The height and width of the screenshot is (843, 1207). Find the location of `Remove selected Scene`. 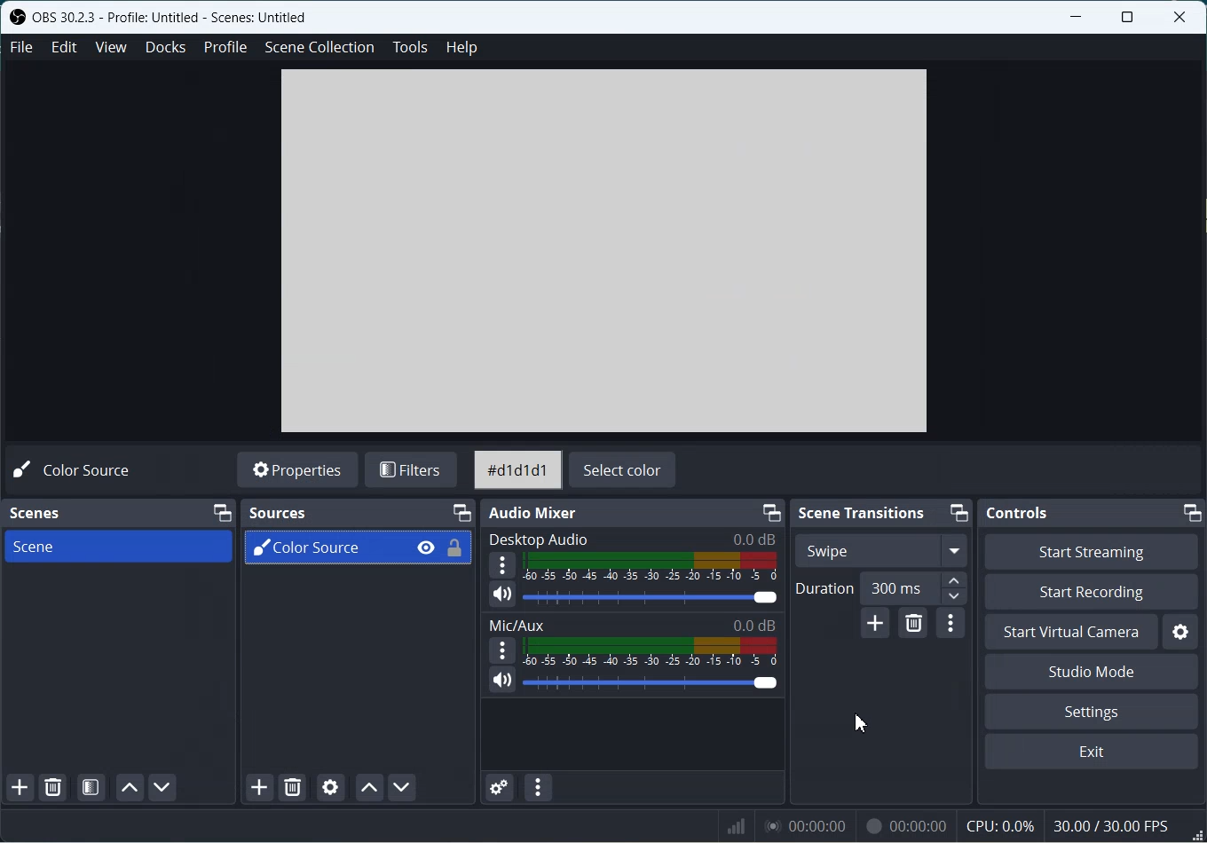

Remove selected Scene is located at coordinates (51, 788).